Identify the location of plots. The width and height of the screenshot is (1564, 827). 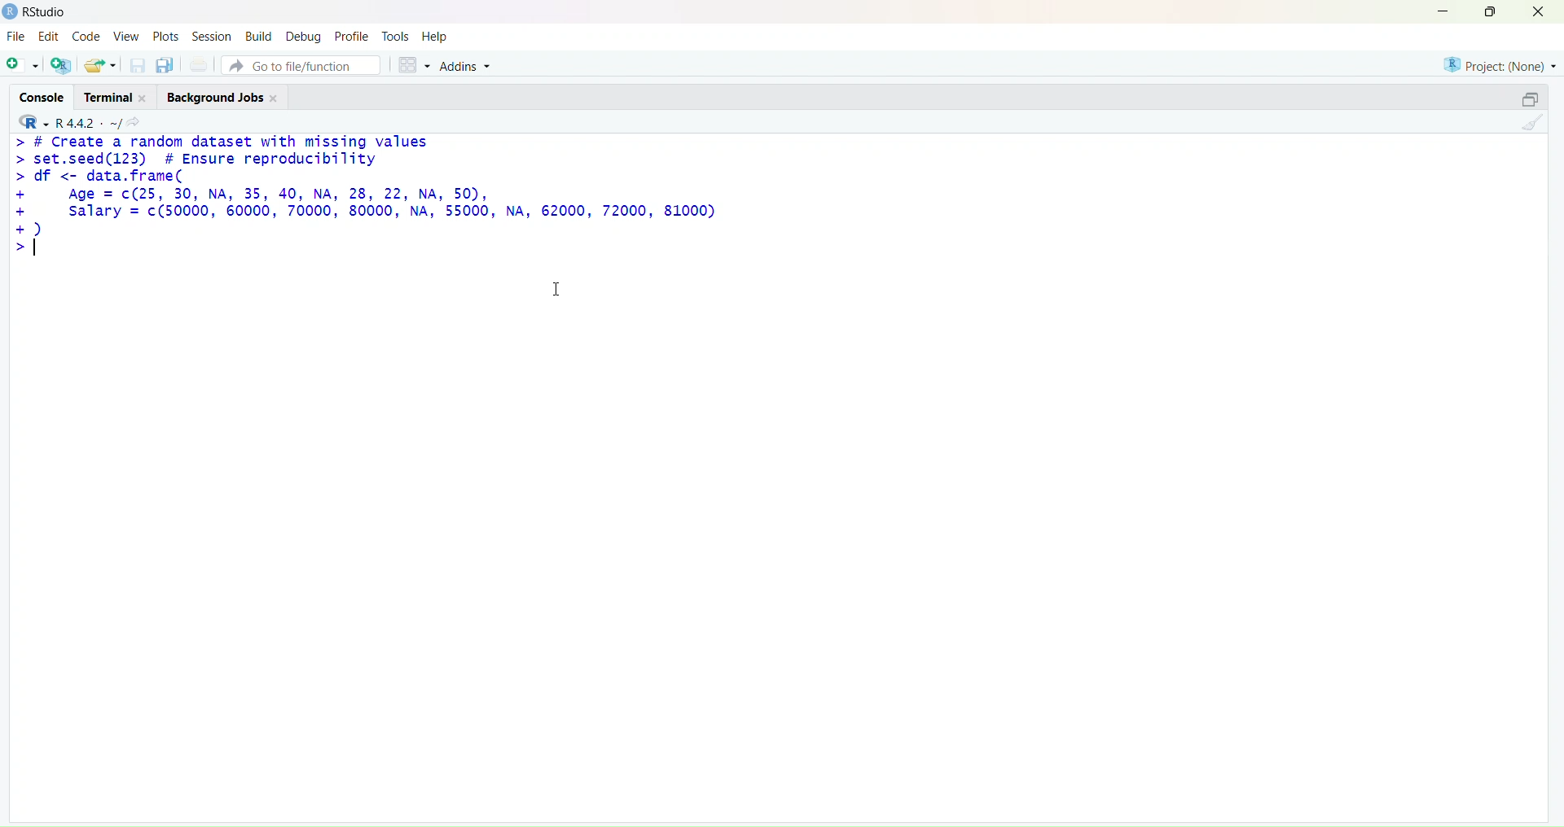
(165, 35).